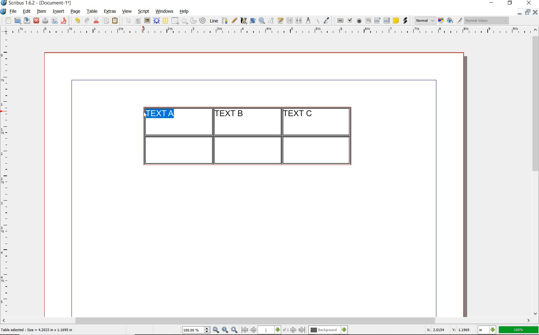 The height and width of the screenshot is (335, 539). What do you see at coordinates (441, 21) in the screenshot?
I see `toggle color management` at bounding box center [441, 21].